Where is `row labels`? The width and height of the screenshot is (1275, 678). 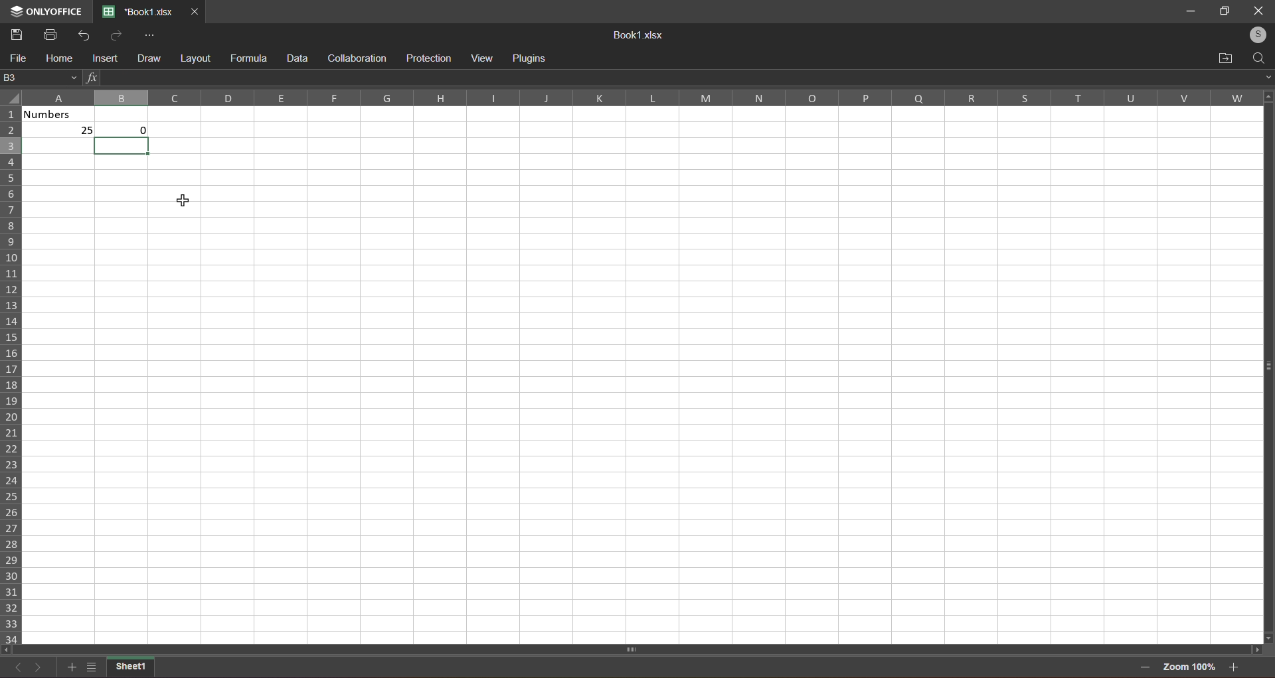 row labels is located at coordinates (12, 373).